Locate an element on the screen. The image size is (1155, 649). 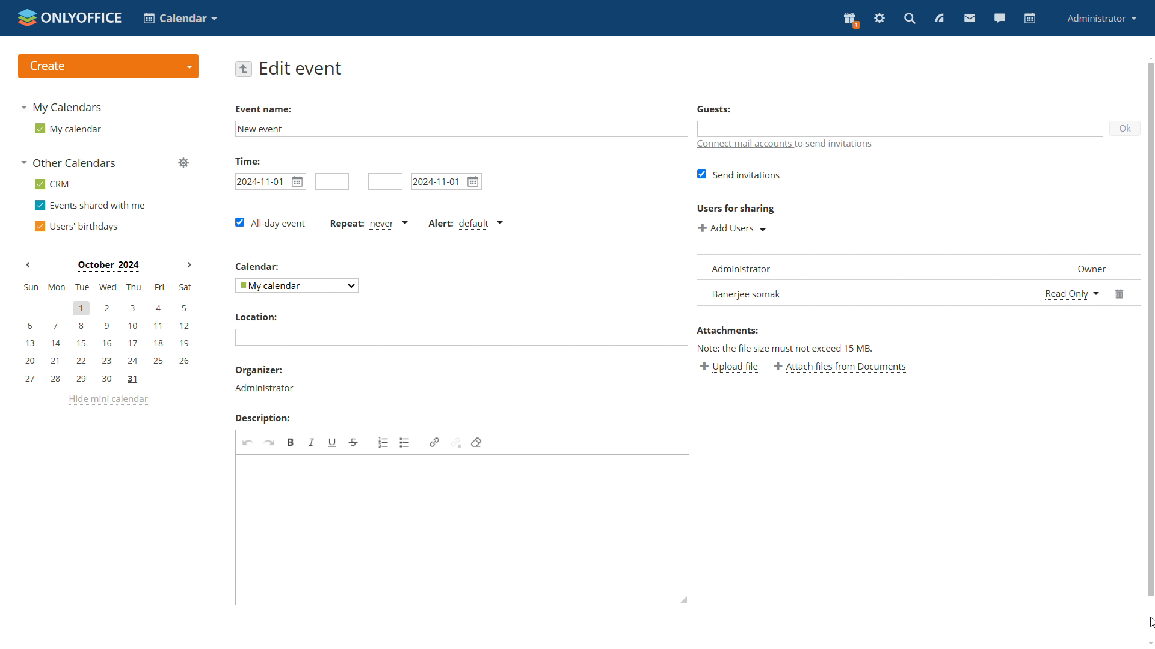
delete format is located at coordinates (476, 443).